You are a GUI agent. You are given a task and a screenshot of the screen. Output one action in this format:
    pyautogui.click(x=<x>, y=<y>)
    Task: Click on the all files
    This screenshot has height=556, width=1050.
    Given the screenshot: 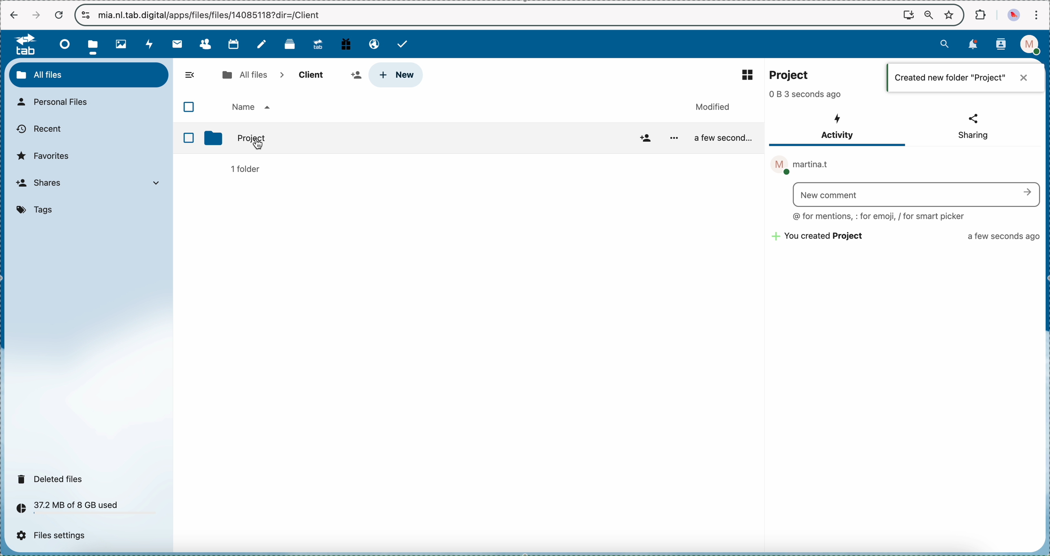 What is the action you would take?
    pyautogui.click(x=244, y=75)
    